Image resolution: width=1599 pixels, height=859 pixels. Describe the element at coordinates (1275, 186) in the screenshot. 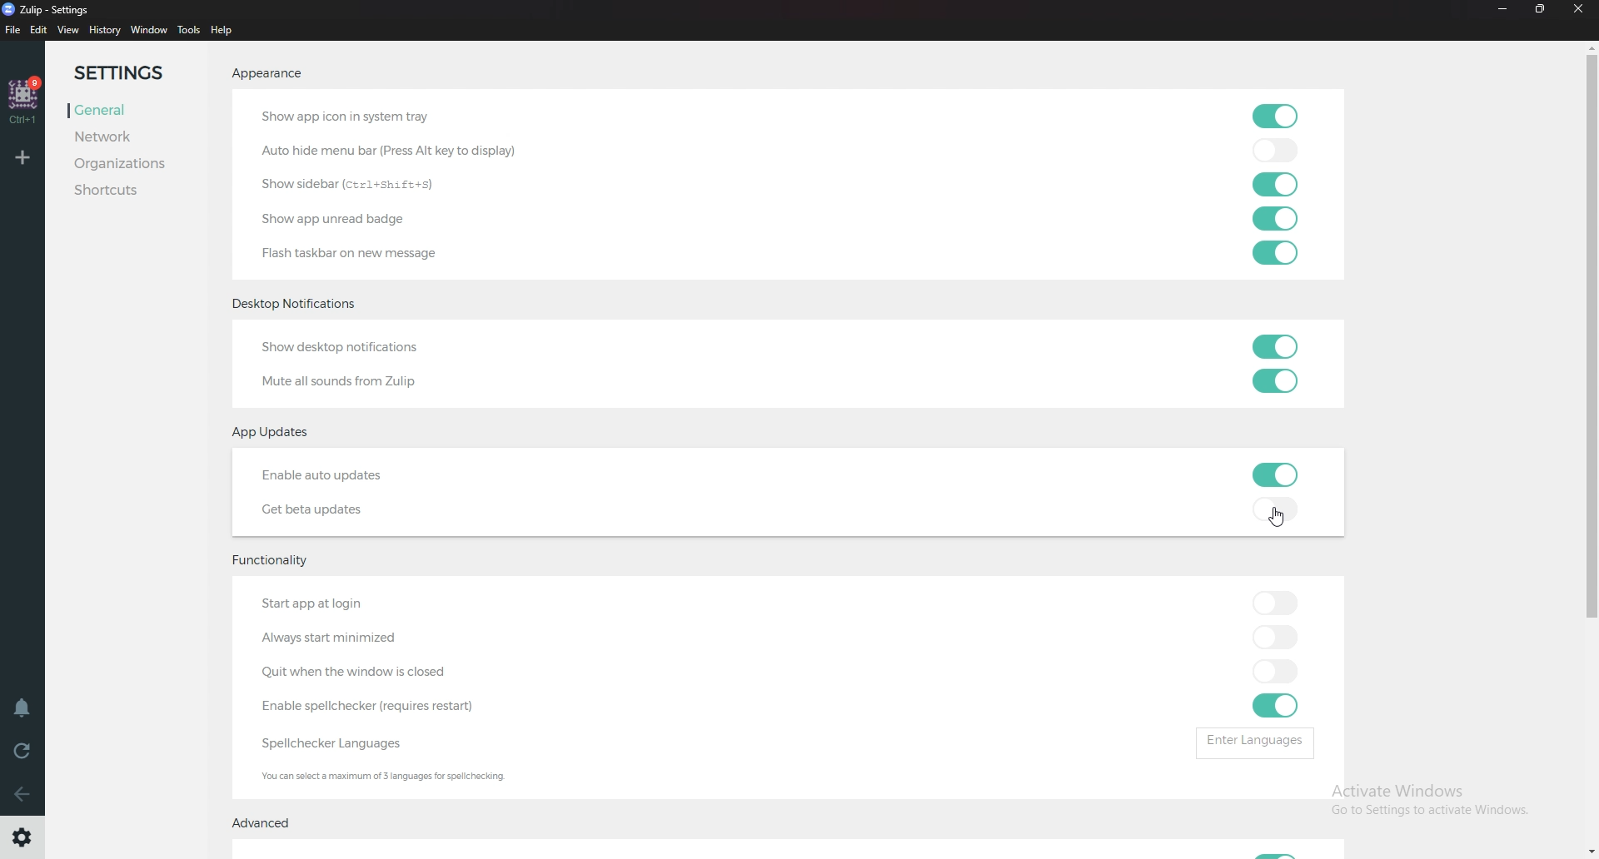

I see `toggle` at that location.